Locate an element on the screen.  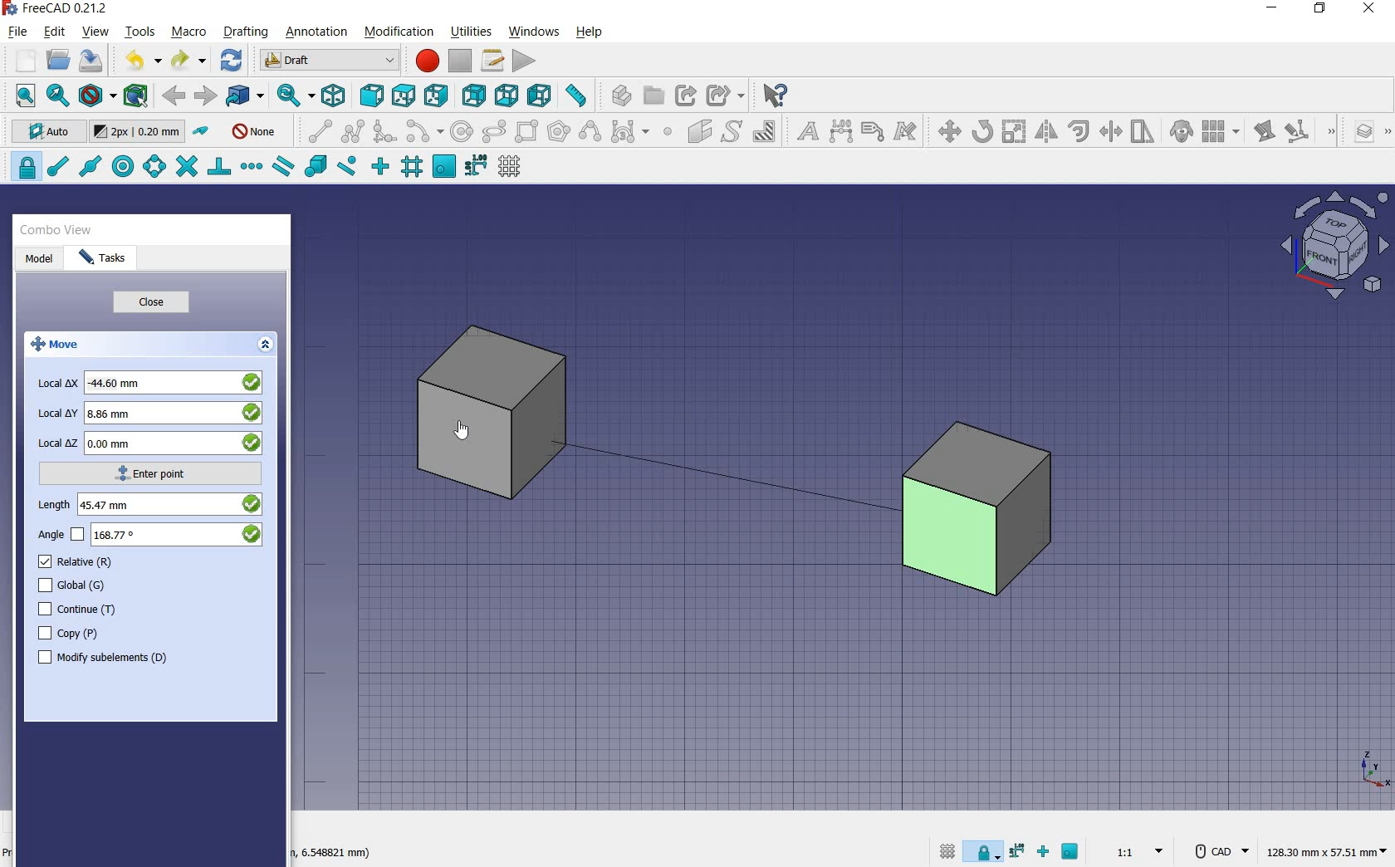
redo is located at coordinates (186, 61).